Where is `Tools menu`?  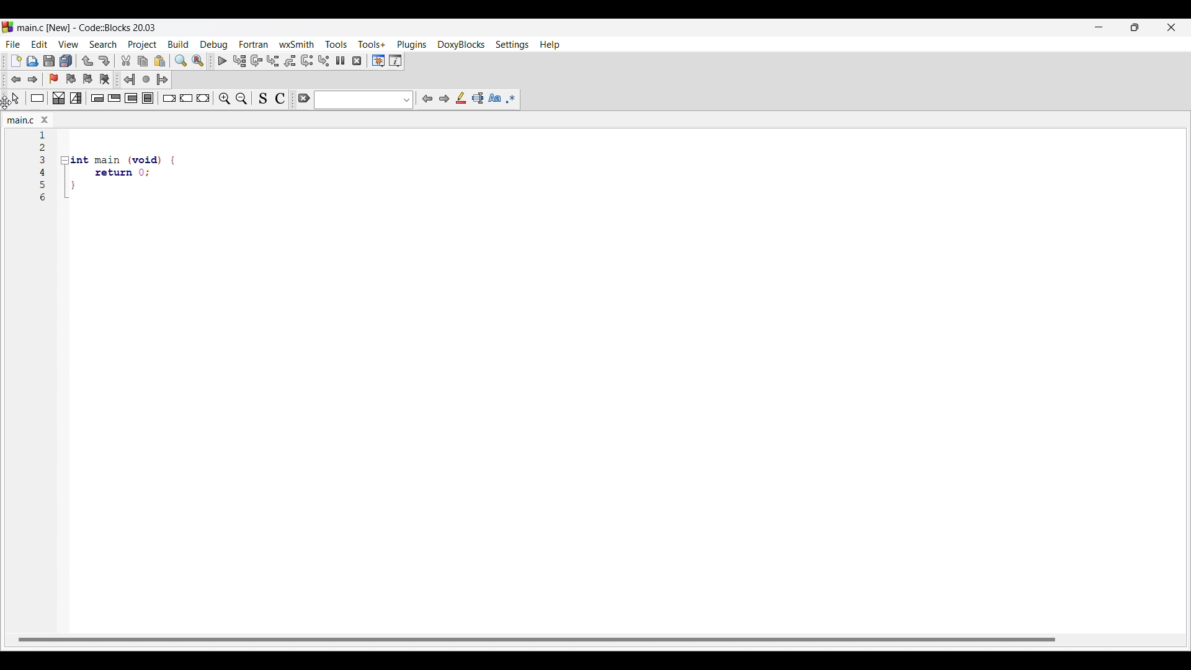
Tools menu is located at coordinates (337, 44).